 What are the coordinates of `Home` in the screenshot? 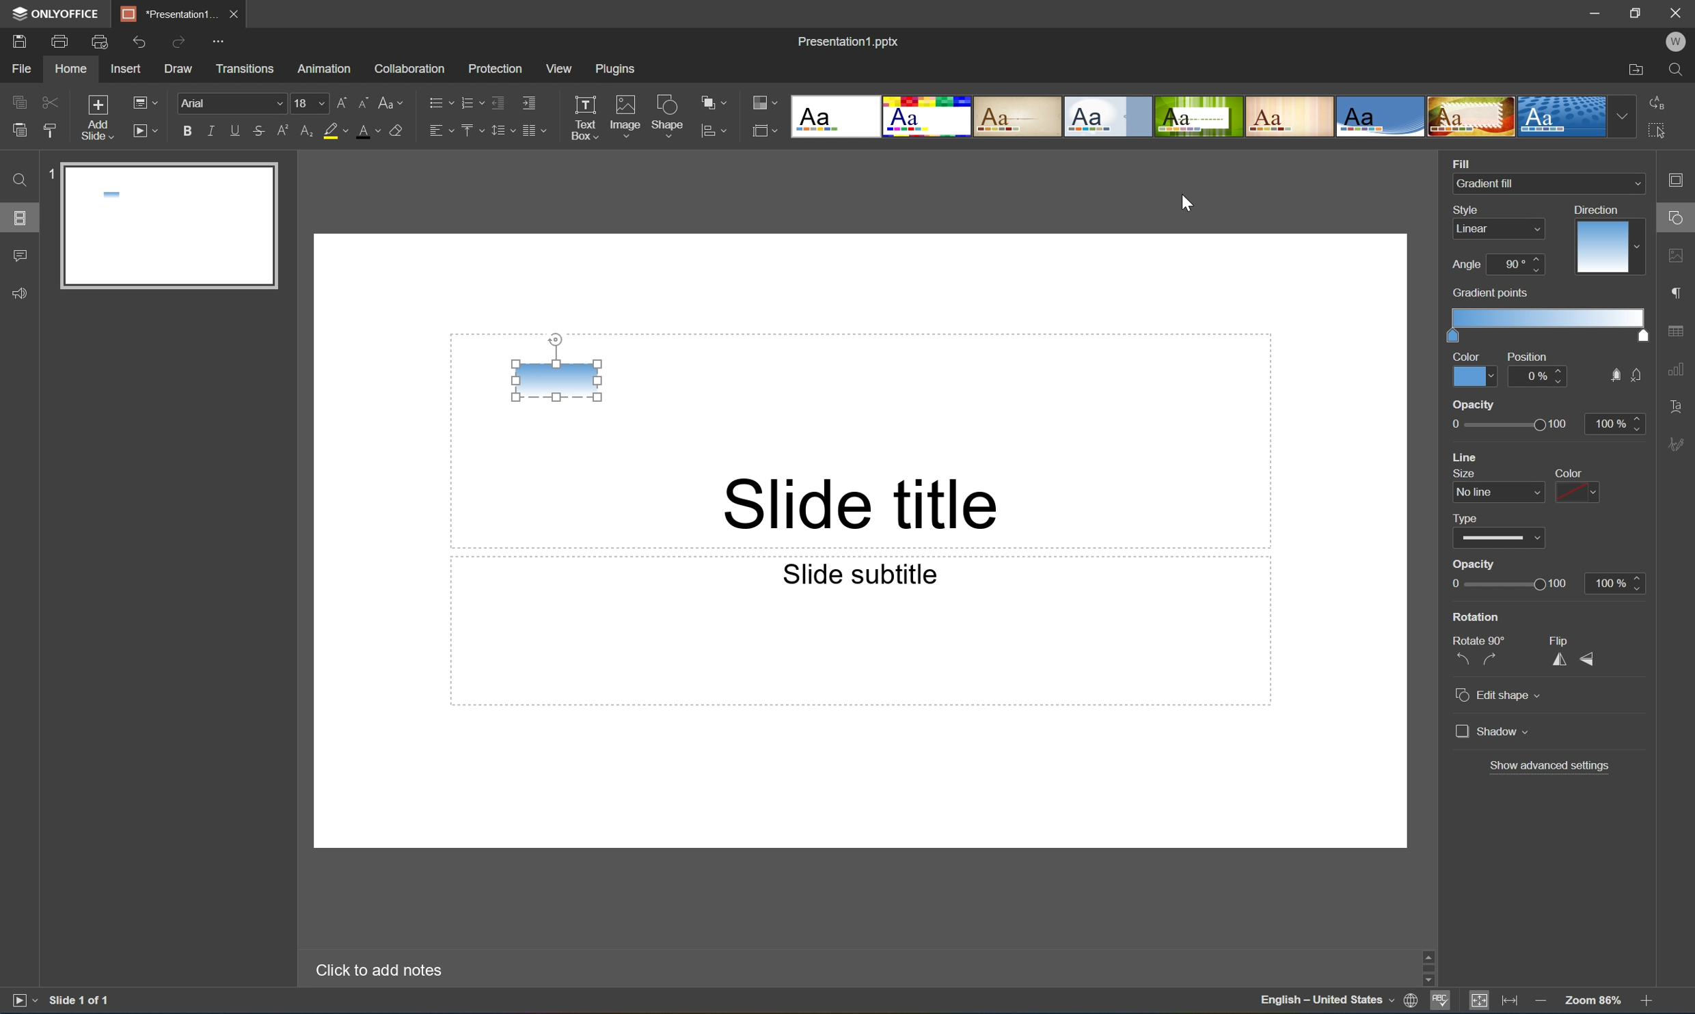 It's located at (70, 70).